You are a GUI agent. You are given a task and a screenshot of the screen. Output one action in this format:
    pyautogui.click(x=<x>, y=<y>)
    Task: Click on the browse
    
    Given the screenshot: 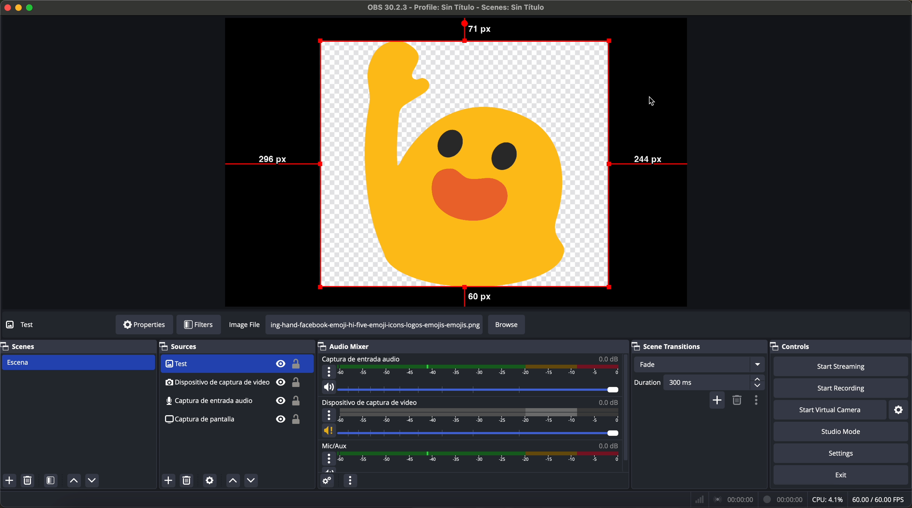 What is the action you would take?
    pyautogui.click(x=507, y=325)
    